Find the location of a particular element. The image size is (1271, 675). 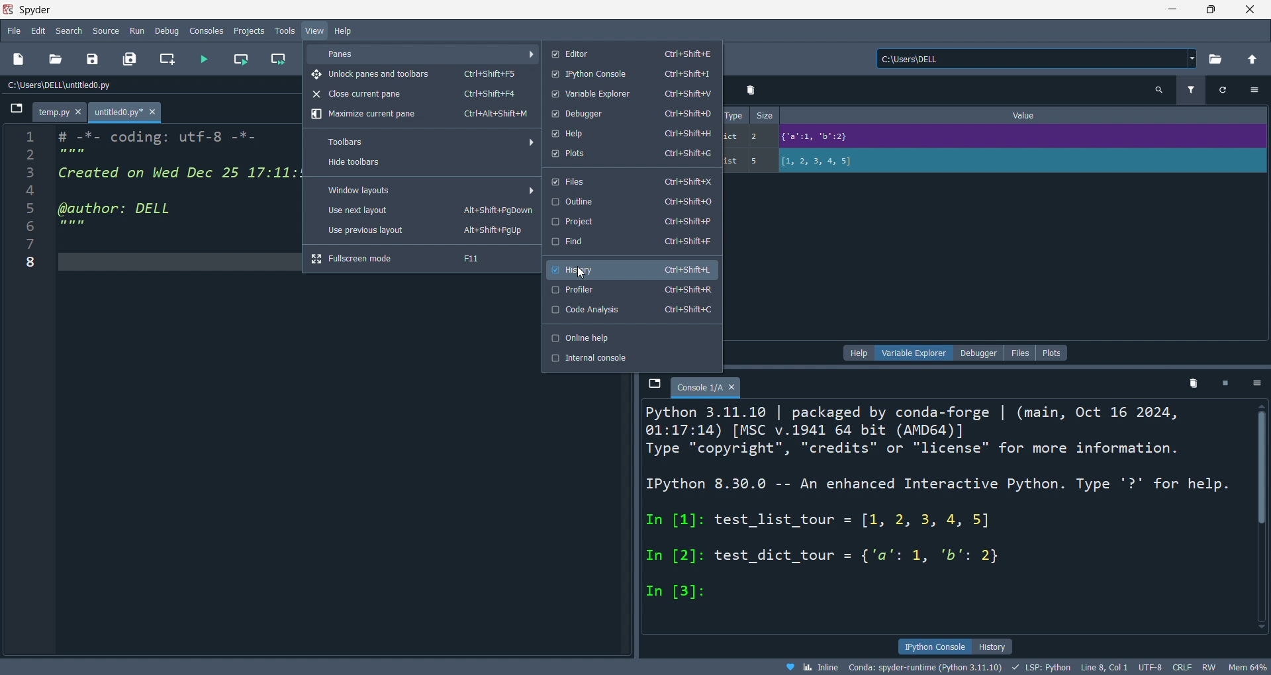

new file is located at coordinates (20, 60).